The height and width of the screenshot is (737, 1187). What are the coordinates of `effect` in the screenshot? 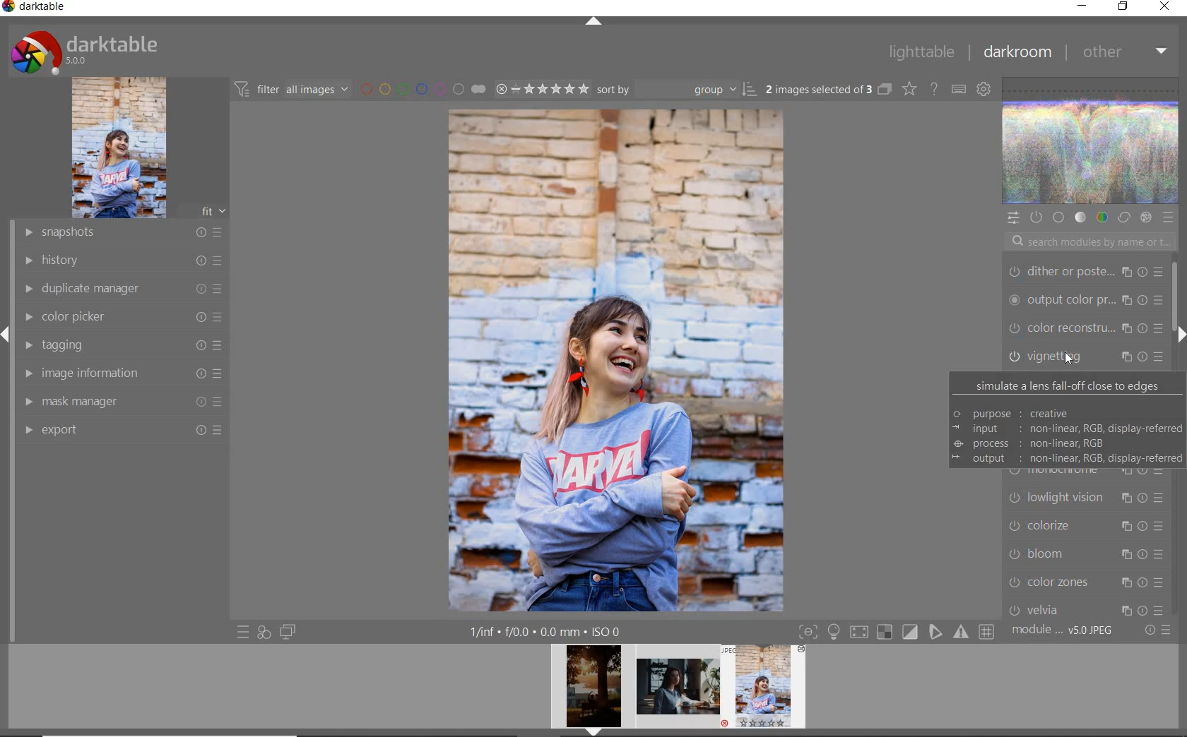 It's located at (1145, 217).